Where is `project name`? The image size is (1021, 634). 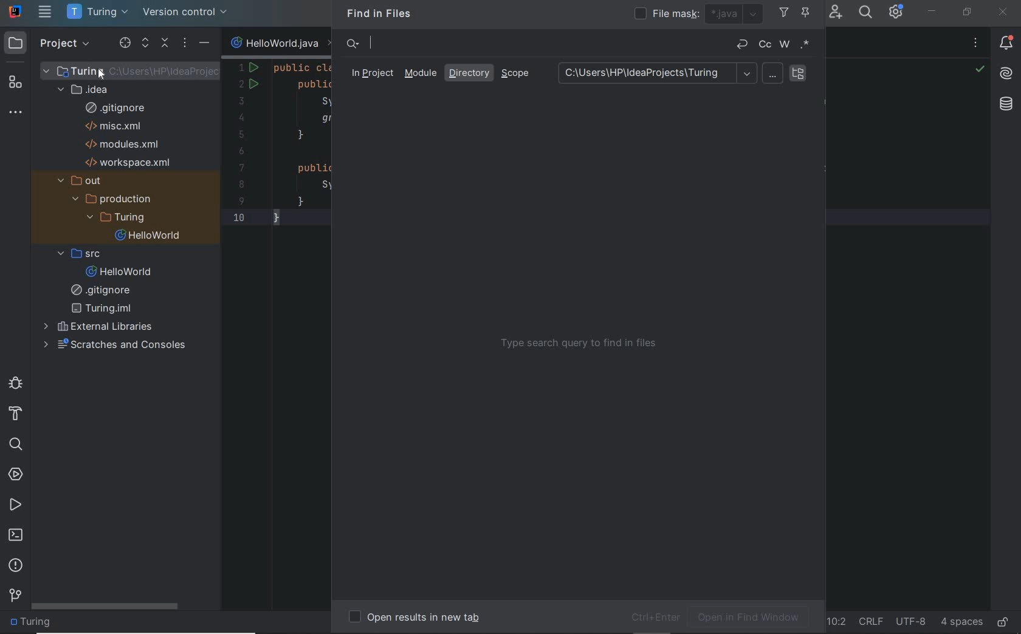 project name is located at coordinates (98, 12).